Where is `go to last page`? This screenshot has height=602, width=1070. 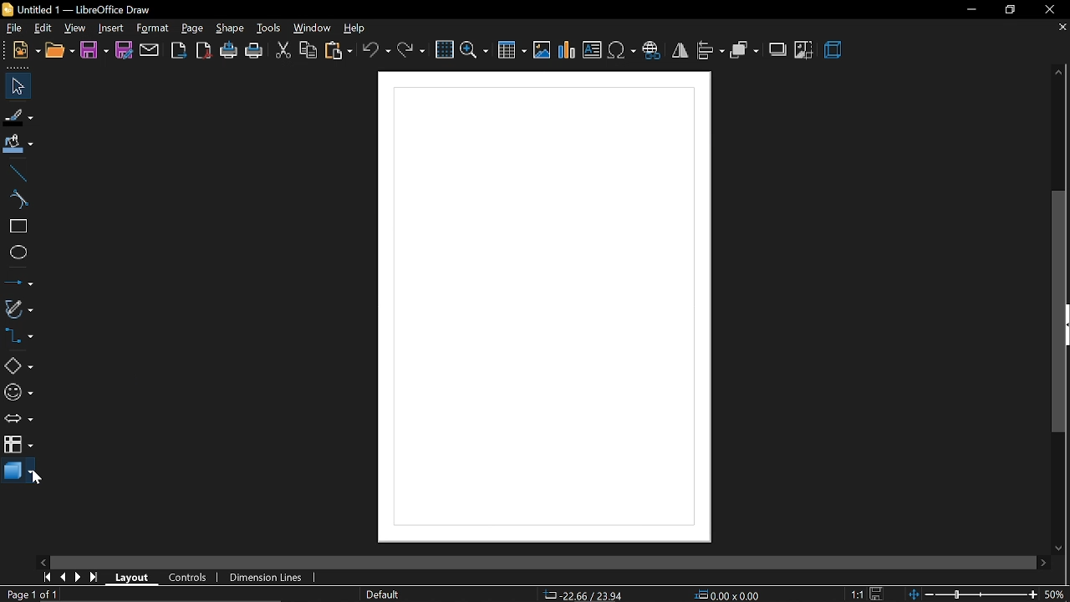
go to last page is located at coordinates (96, 579).